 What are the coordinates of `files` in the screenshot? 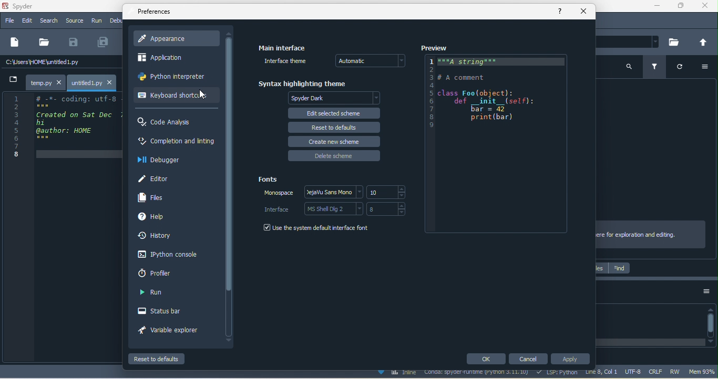 It's located at (601, 268).